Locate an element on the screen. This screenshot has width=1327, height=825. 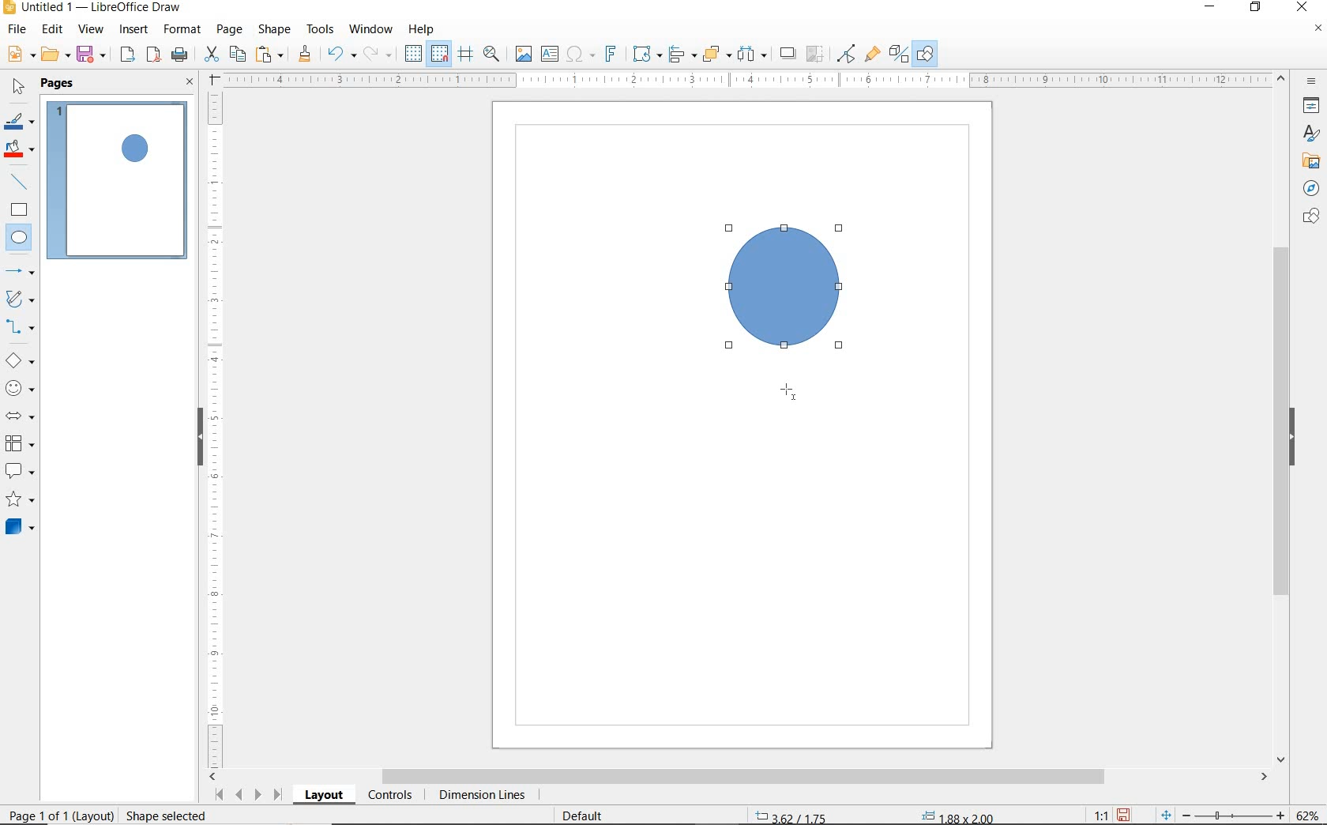
SCROLLBAR is located at coordinates (739, 778).